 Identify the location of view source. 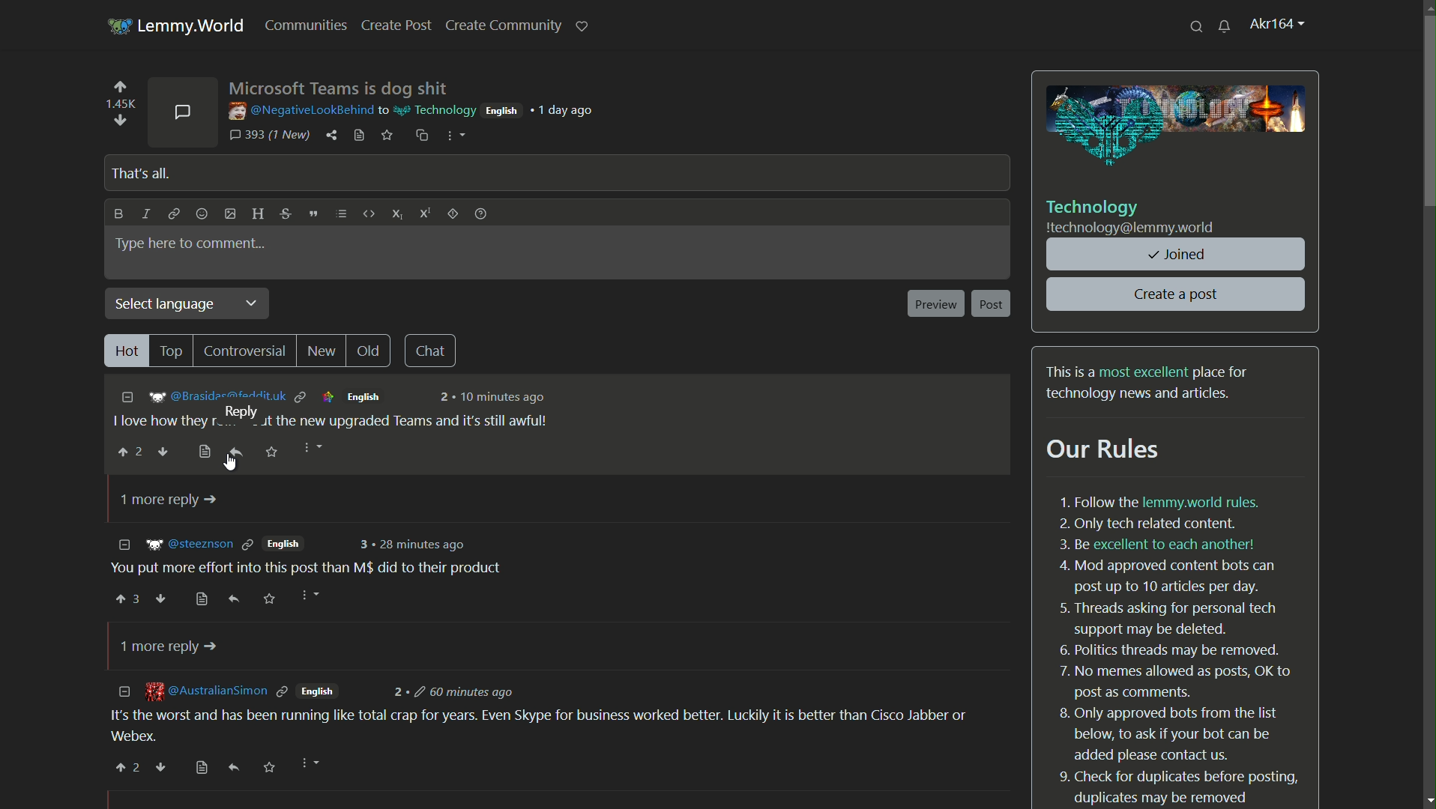
(206, 452).